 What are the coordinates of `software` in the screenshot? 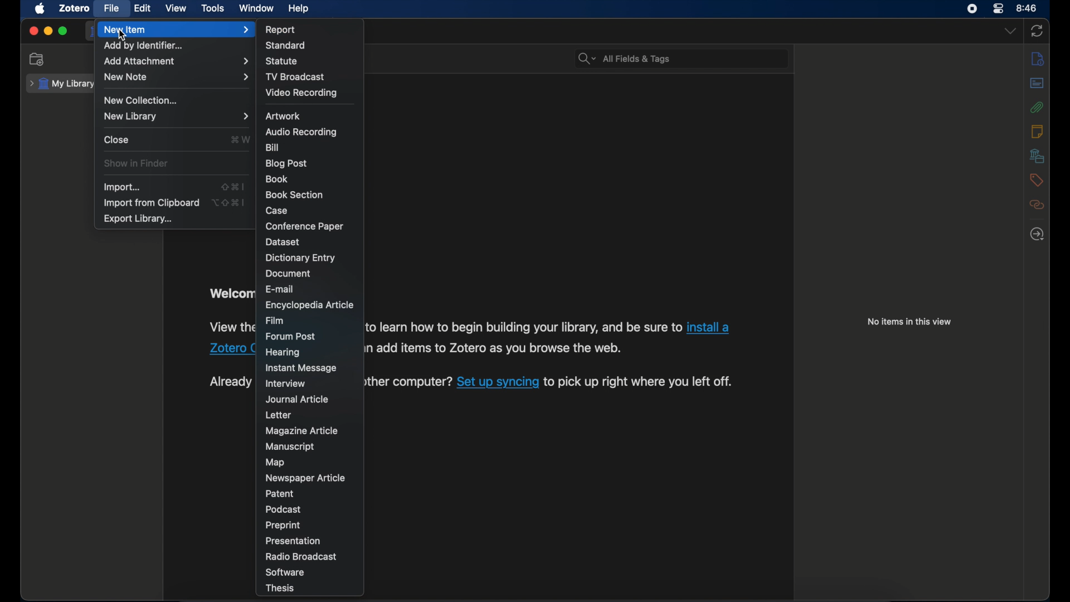 It's located at (285, 571).